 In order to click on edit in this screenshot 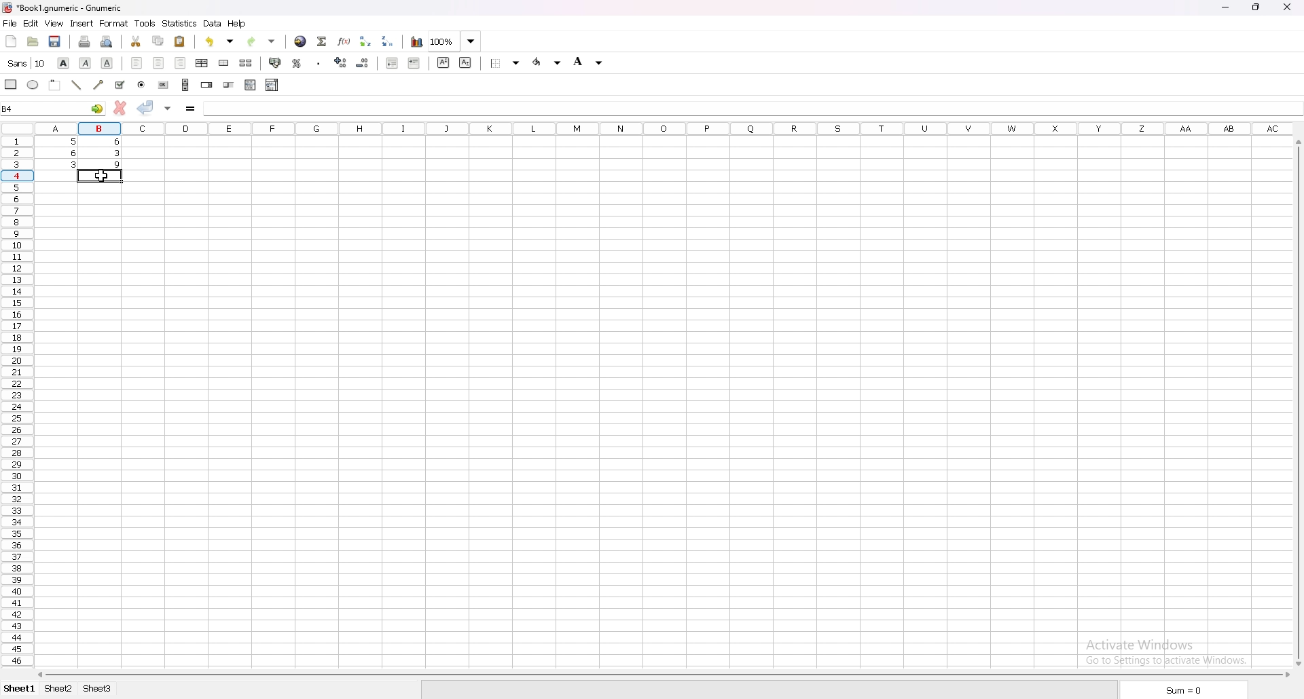, I will do `click(31, 23)`.